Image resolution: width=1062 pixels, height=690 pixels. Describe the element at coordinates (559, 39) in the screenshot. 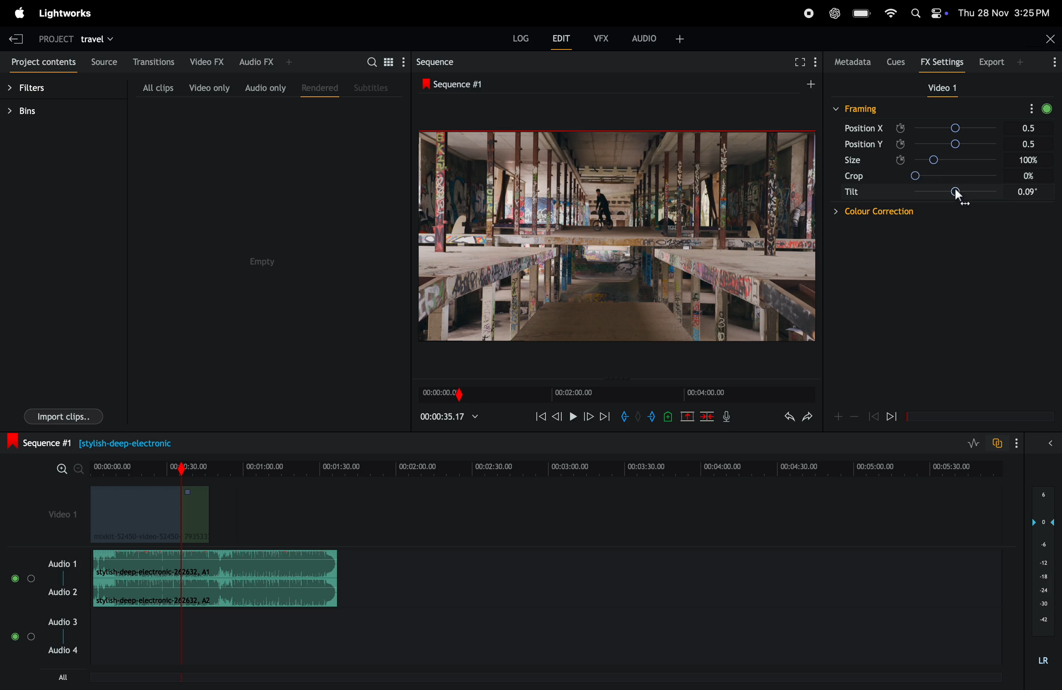

I see `edit` at that location.